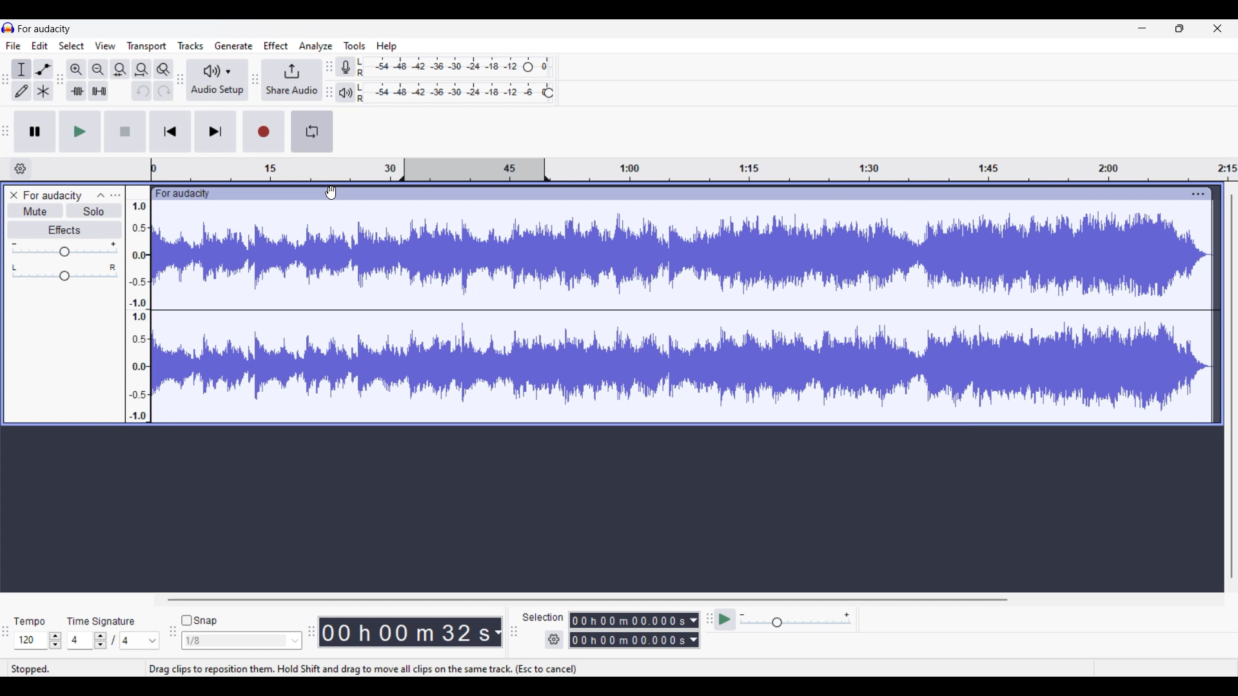 This screenshot has height=696, width=1238. I want to click on Record meter, so click(346, 66).